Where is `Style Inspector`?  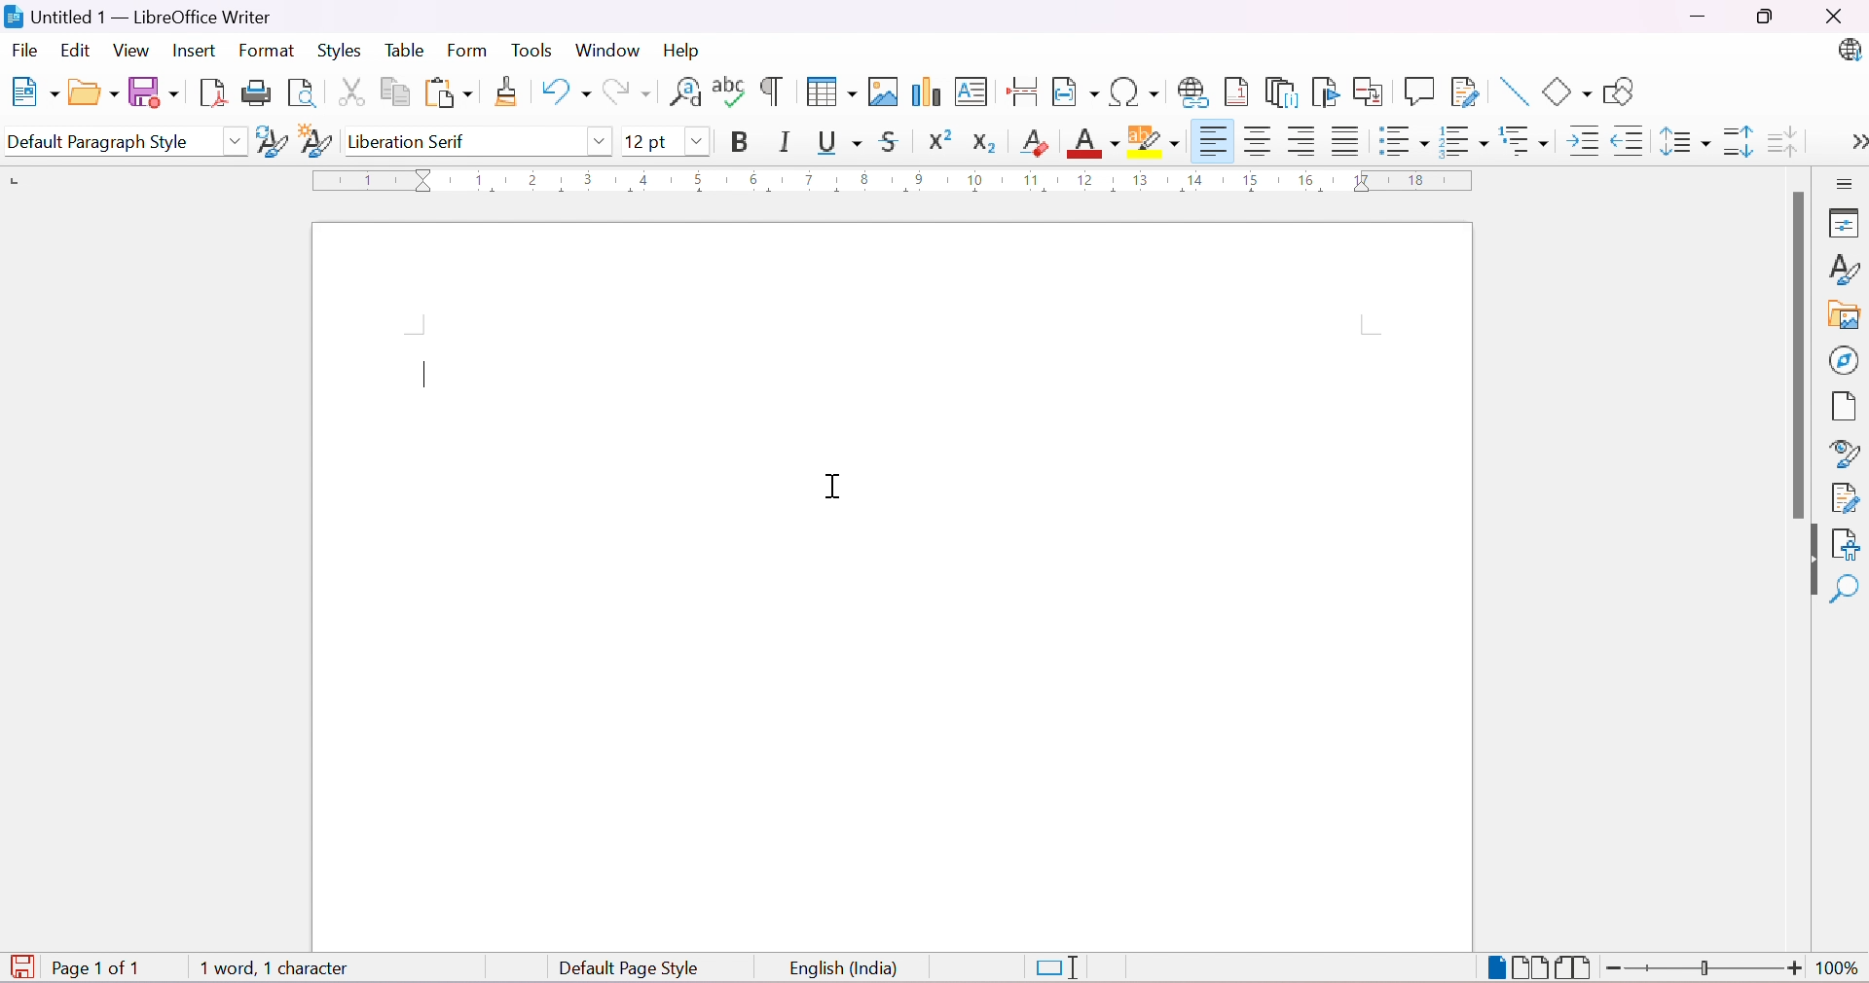 Style Inspector is located at coordinates (1839, 455).